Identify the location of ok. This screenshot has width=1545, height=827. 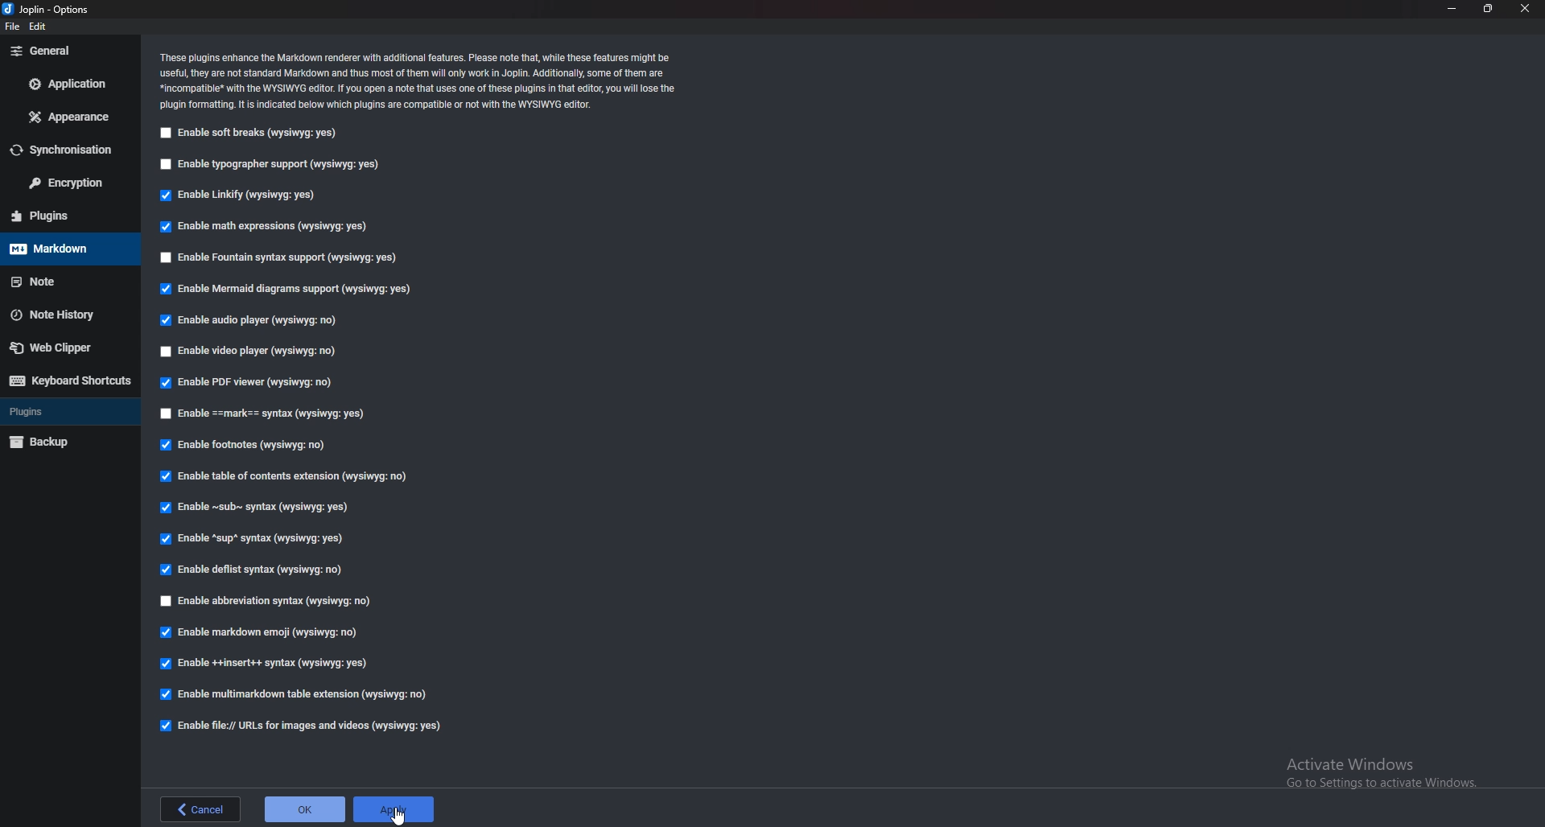
(305, 811).